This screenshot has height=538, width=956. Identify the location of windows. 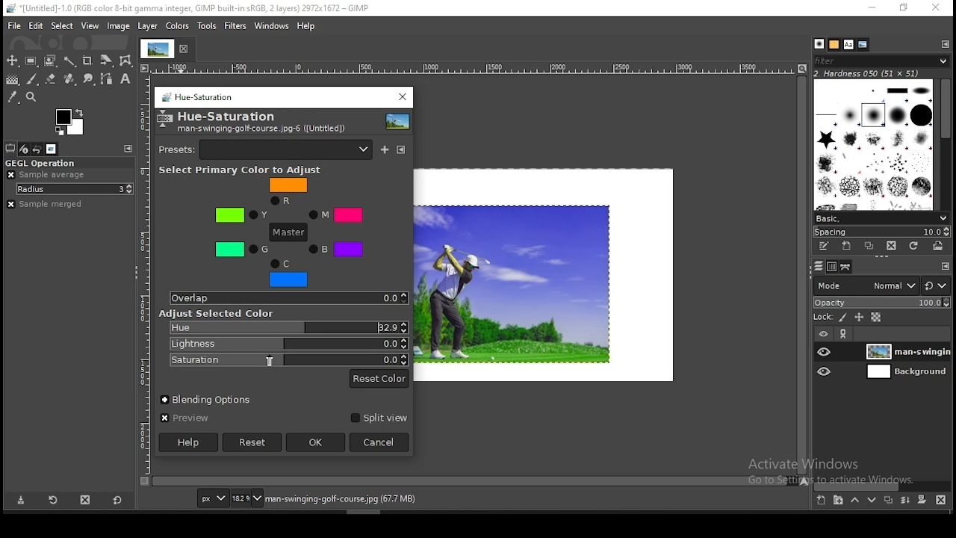
(272, 26).